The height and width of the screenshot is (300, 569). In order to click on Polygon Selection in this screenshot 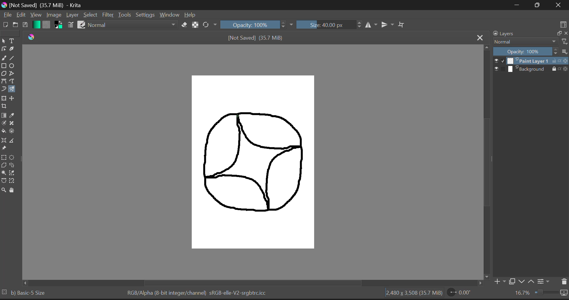, I will do `click(4, 165)`.